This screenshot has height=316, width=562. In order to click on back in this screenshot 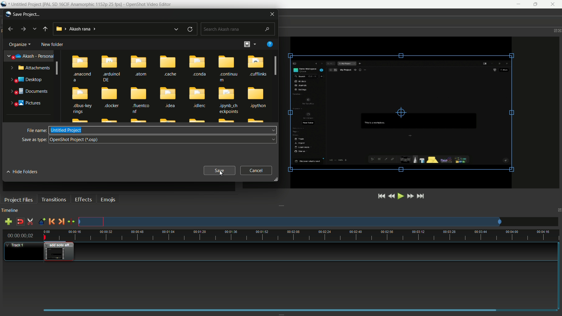, I will do `click(45, 30)`.